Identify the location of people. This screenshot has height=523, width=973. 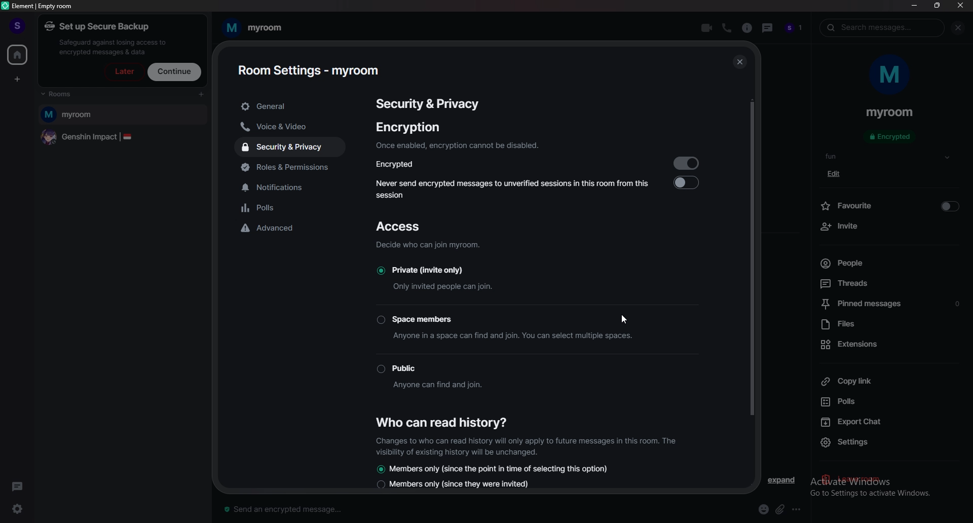
(889, 263).